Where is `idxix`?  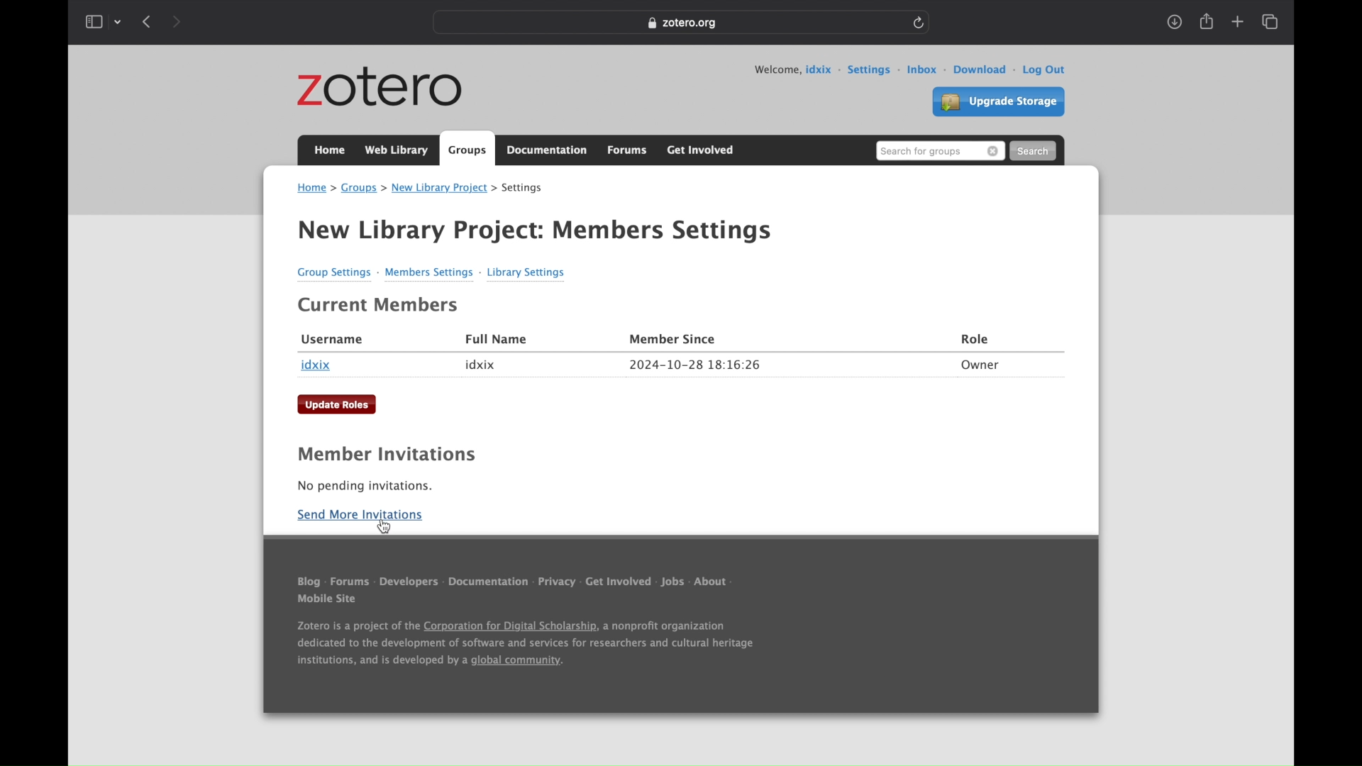 idxix is located at coordinates (316, 366).